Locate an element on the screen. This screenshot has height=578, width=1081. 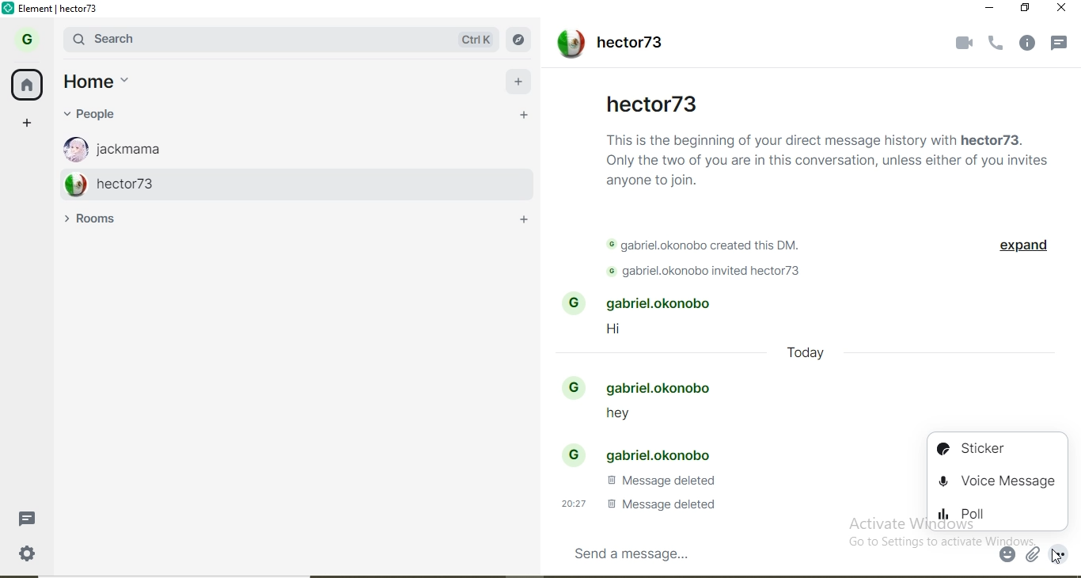
CURSOR is located at coordinates (1056, 557).